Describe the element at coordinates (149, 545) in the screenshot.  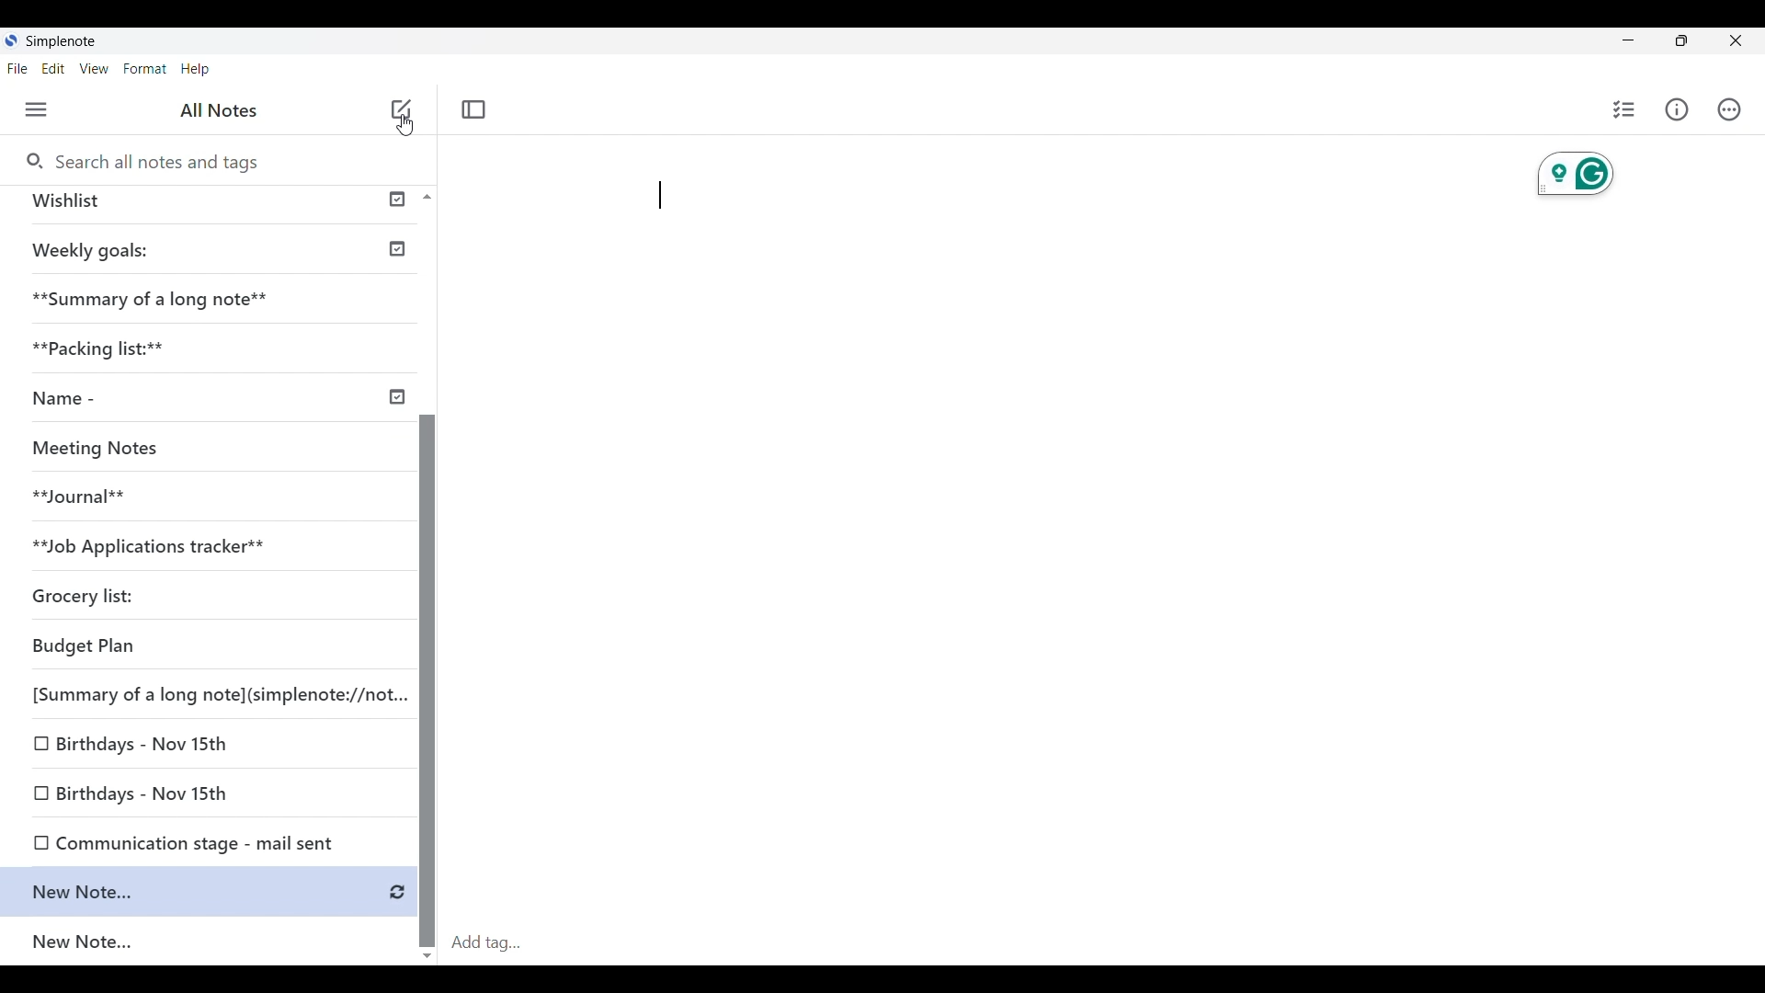
I see `**Job Applications tracker**` at that location.